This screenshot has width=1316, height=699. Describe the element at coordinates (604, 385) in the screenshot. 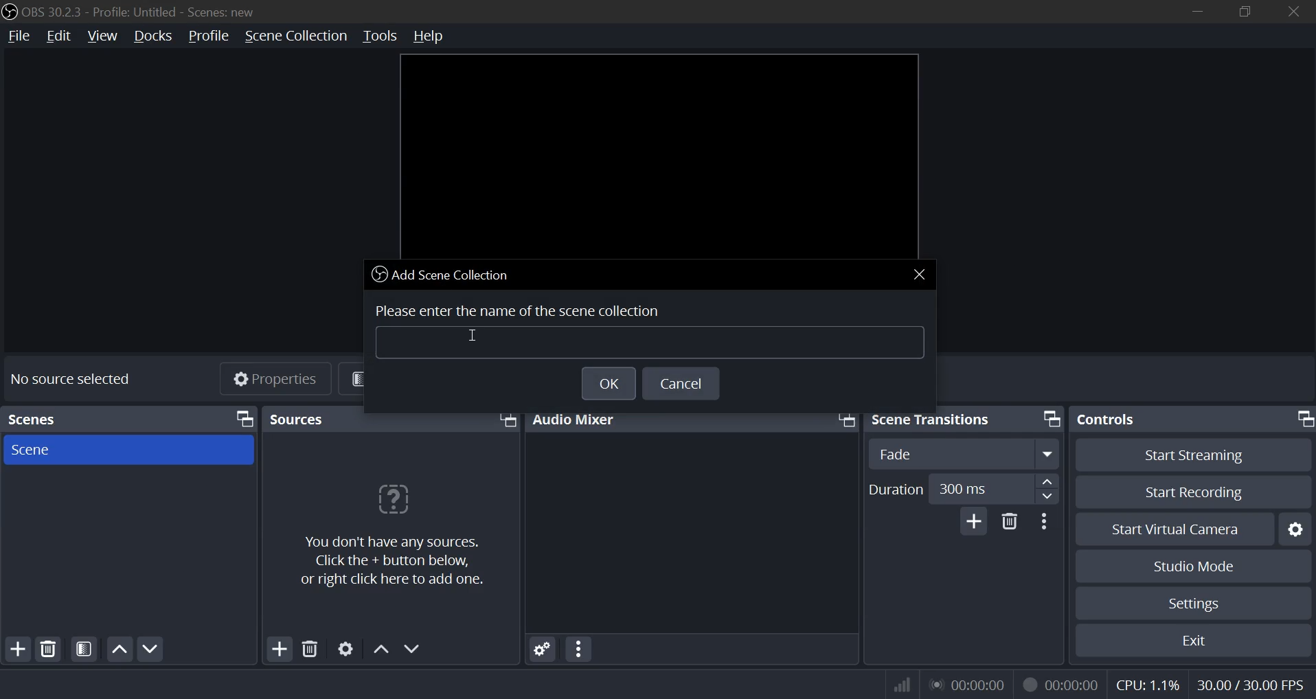

I see `ok` at that location.